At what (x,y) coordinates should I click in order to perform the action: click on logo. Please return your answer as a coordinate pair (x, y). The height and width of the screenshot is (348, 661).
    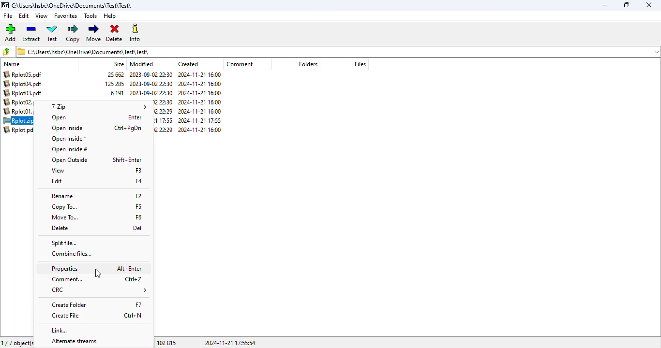
    Looking at the image, I should click on (5, 5).